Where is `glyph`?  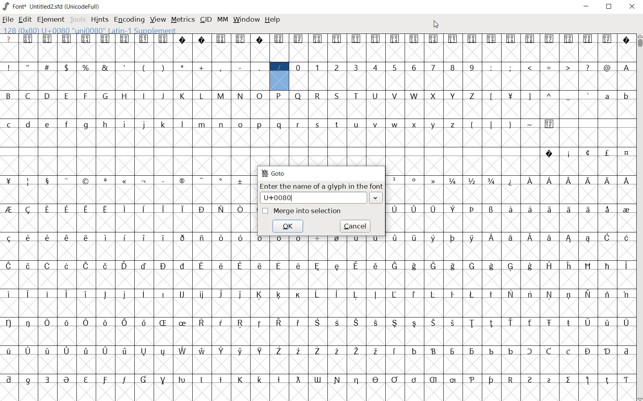 glyph is located at coordinates (471, 96).